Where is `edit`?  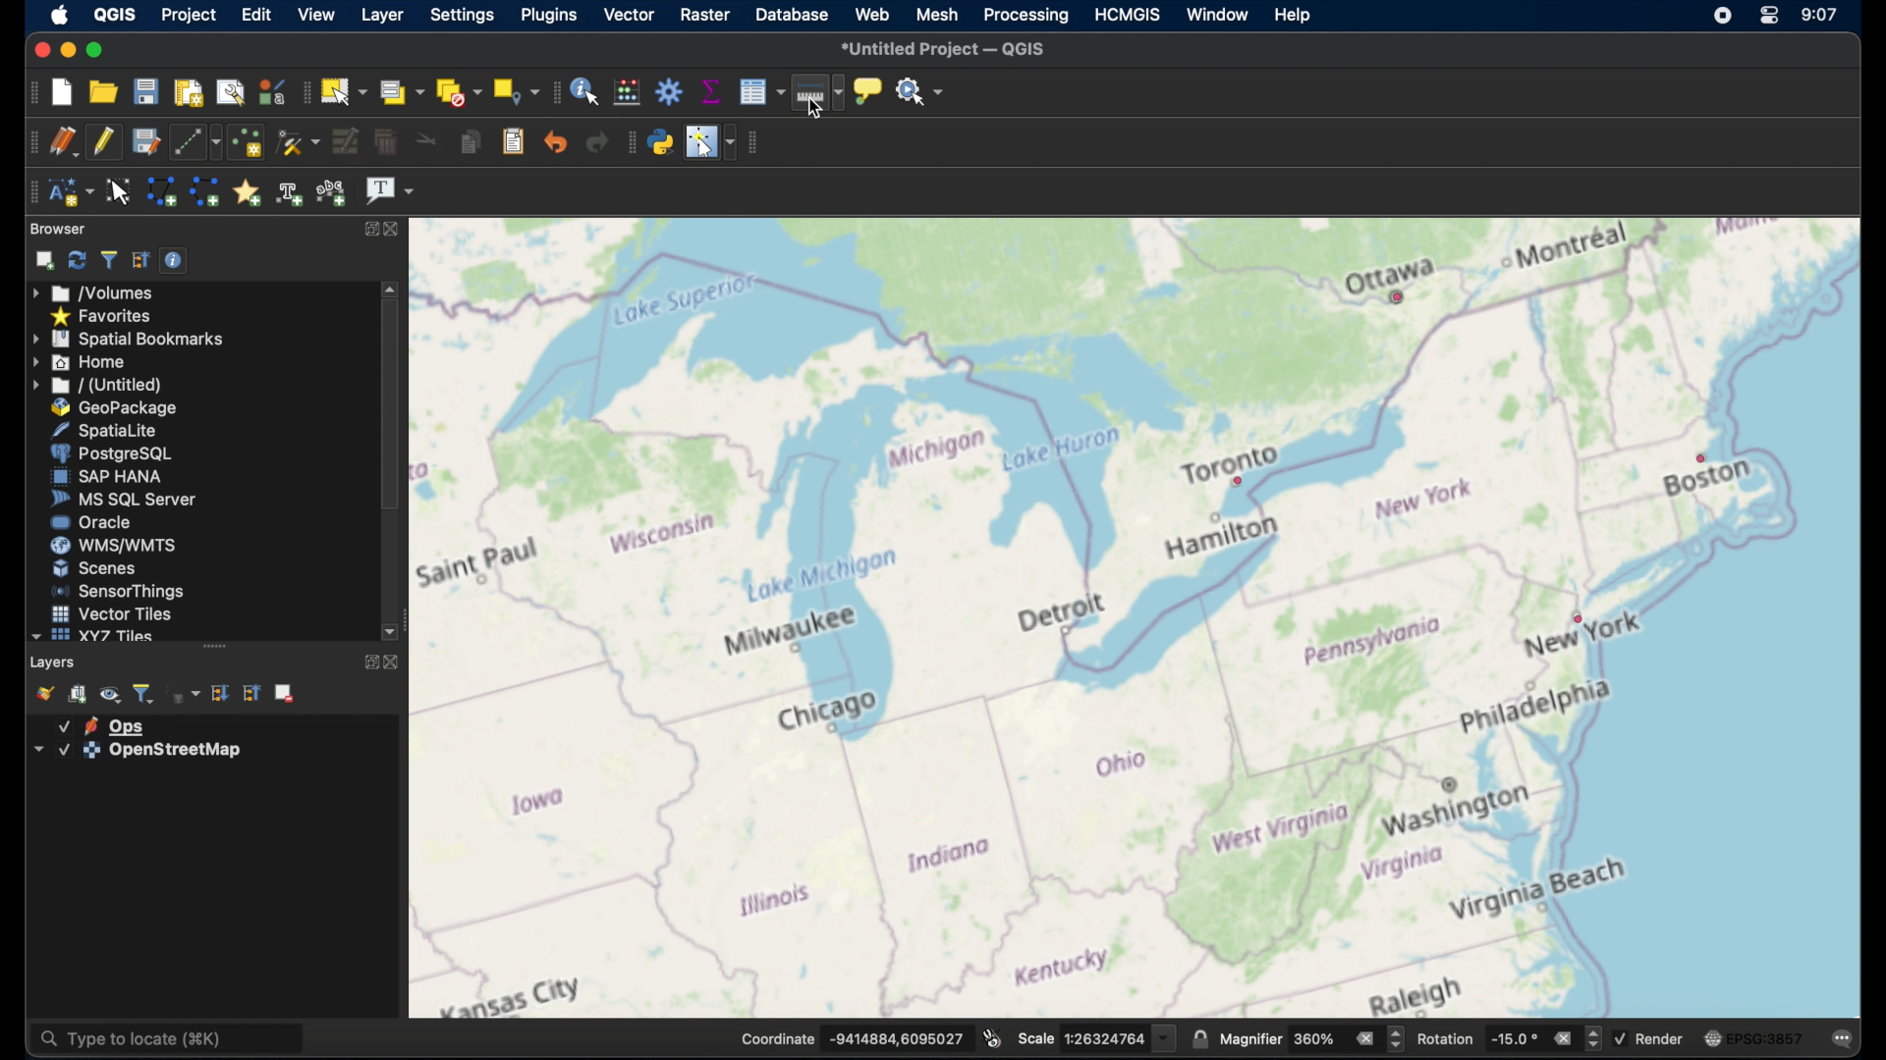
edit is located at coordinates (255, 15).